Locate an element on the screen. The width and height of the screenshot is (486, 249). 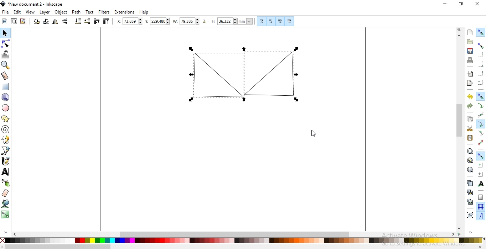
vertical coordinate of selection is located at coordinates (158, 21).